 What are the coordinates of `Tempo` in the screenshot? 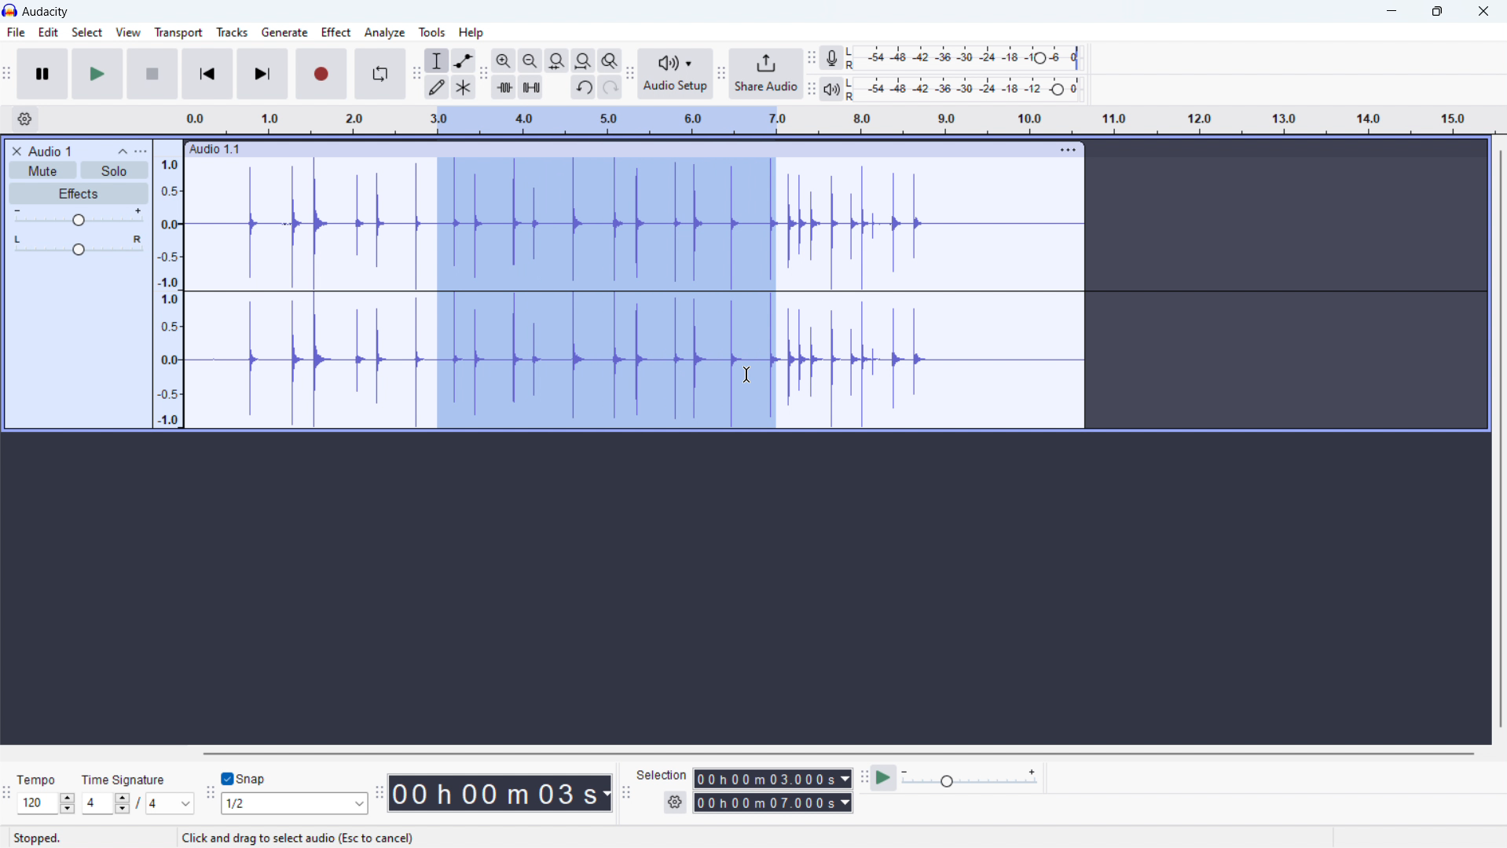 It's located at (41, 778).